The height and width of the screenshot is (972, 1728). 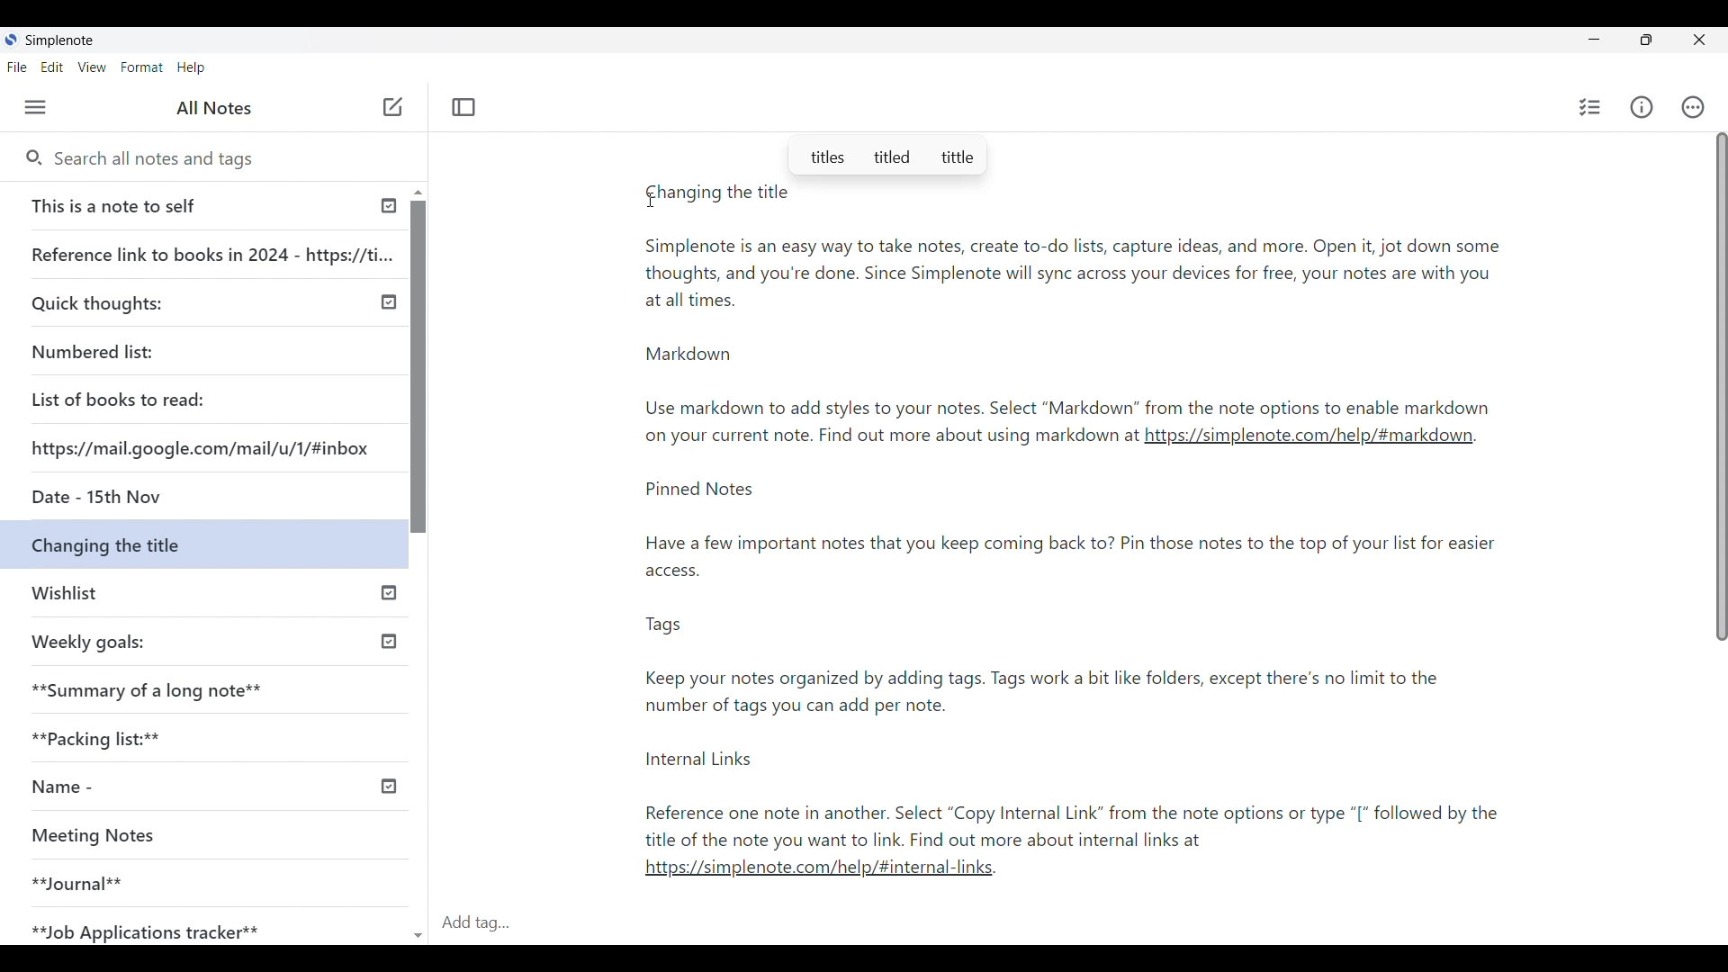 I want to click on Date, so click(x=200, y=497).